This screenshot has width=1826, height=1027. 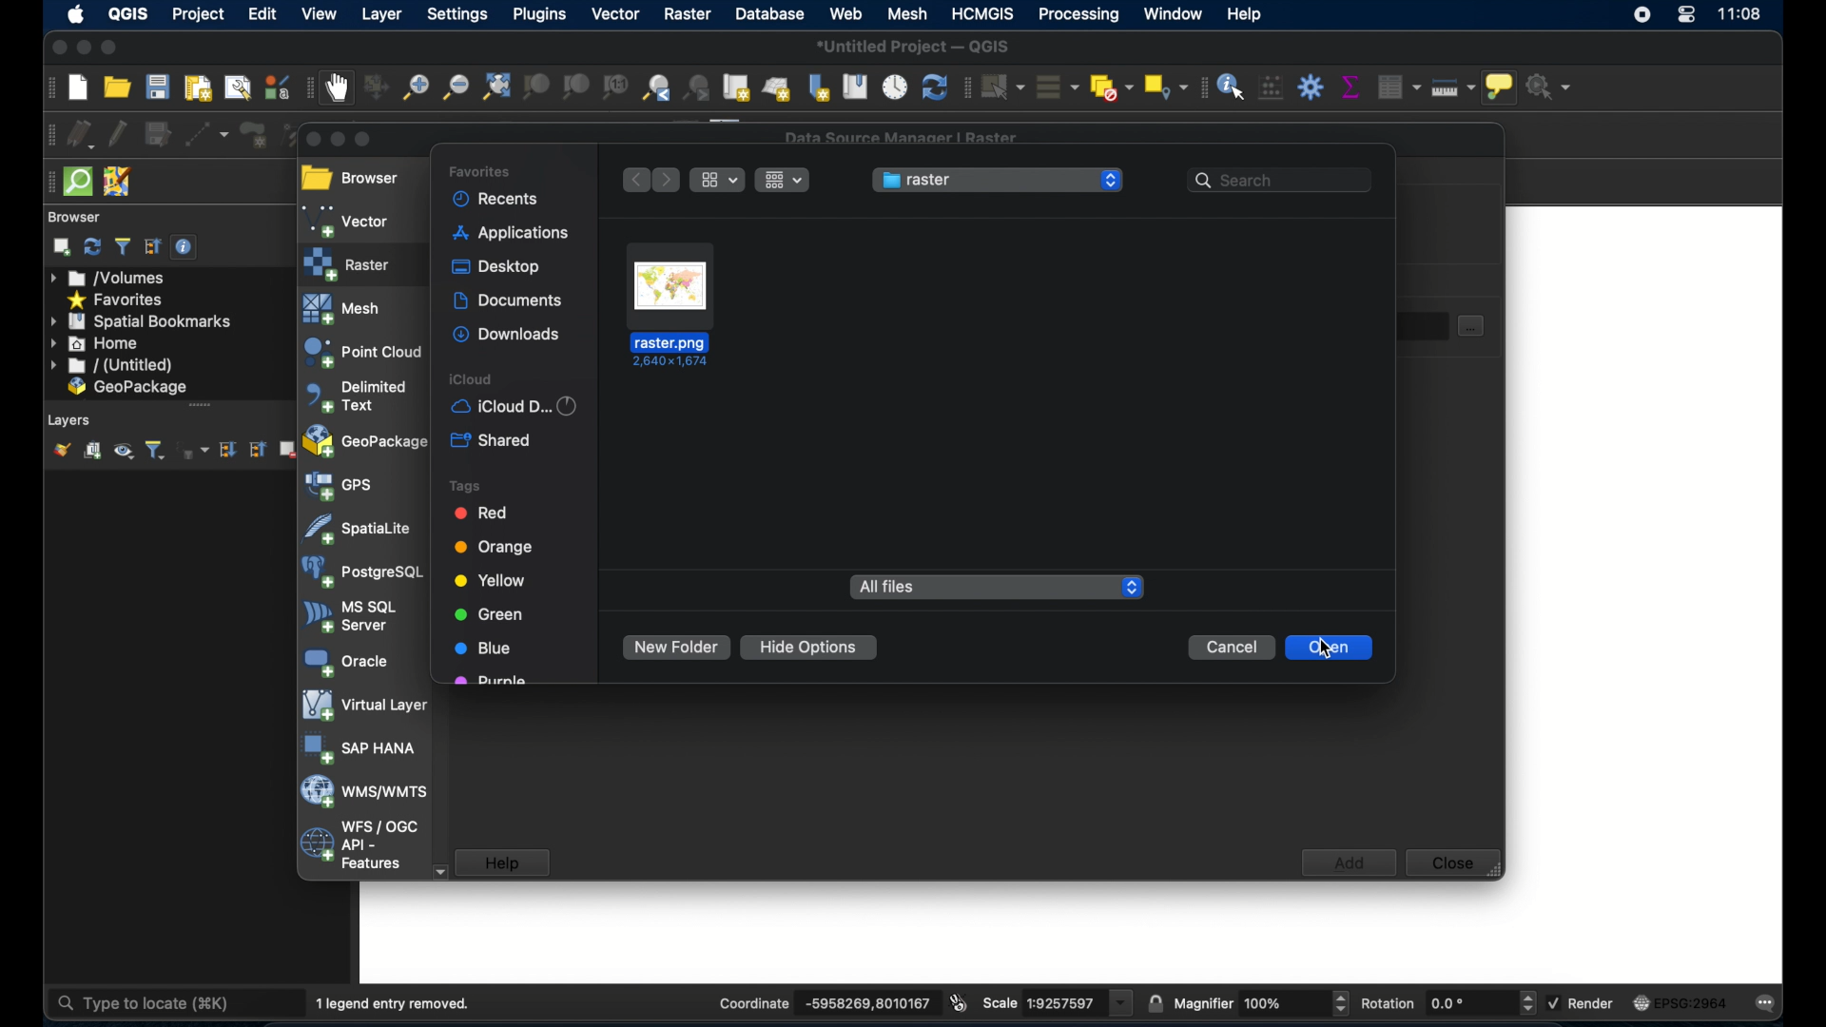 What do you see at coordinates (44, 182) in the screenshot?
I see `drag handle` at bounding box center [44, 182].